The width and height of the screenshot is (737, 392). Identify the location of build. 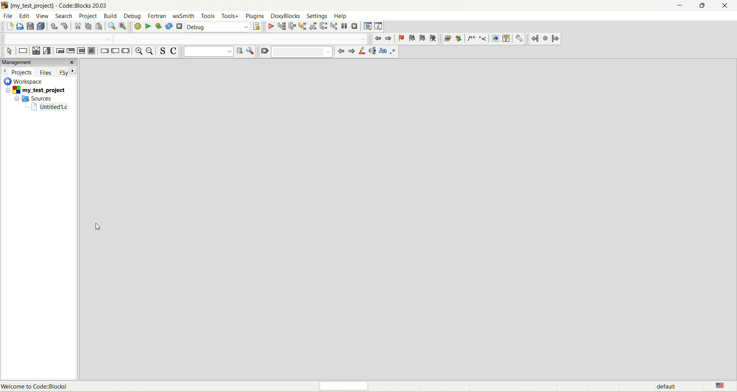
(111, 15).